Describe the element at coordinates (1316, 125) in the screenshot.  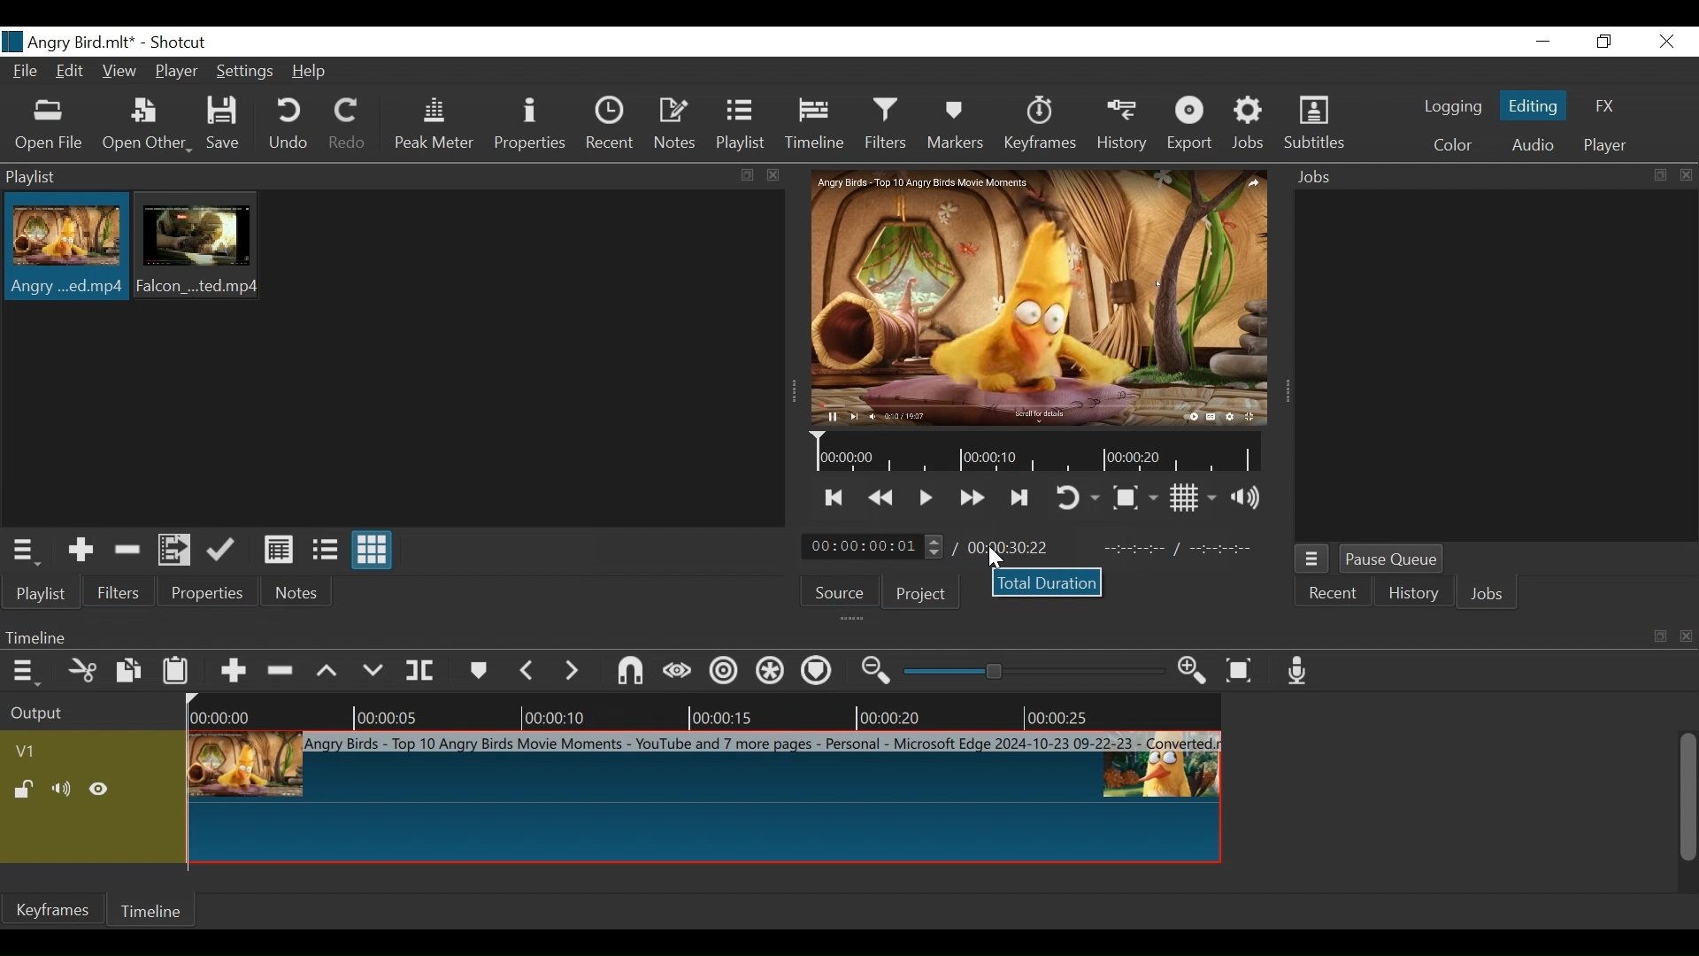
I see `Subtitles` at that location.